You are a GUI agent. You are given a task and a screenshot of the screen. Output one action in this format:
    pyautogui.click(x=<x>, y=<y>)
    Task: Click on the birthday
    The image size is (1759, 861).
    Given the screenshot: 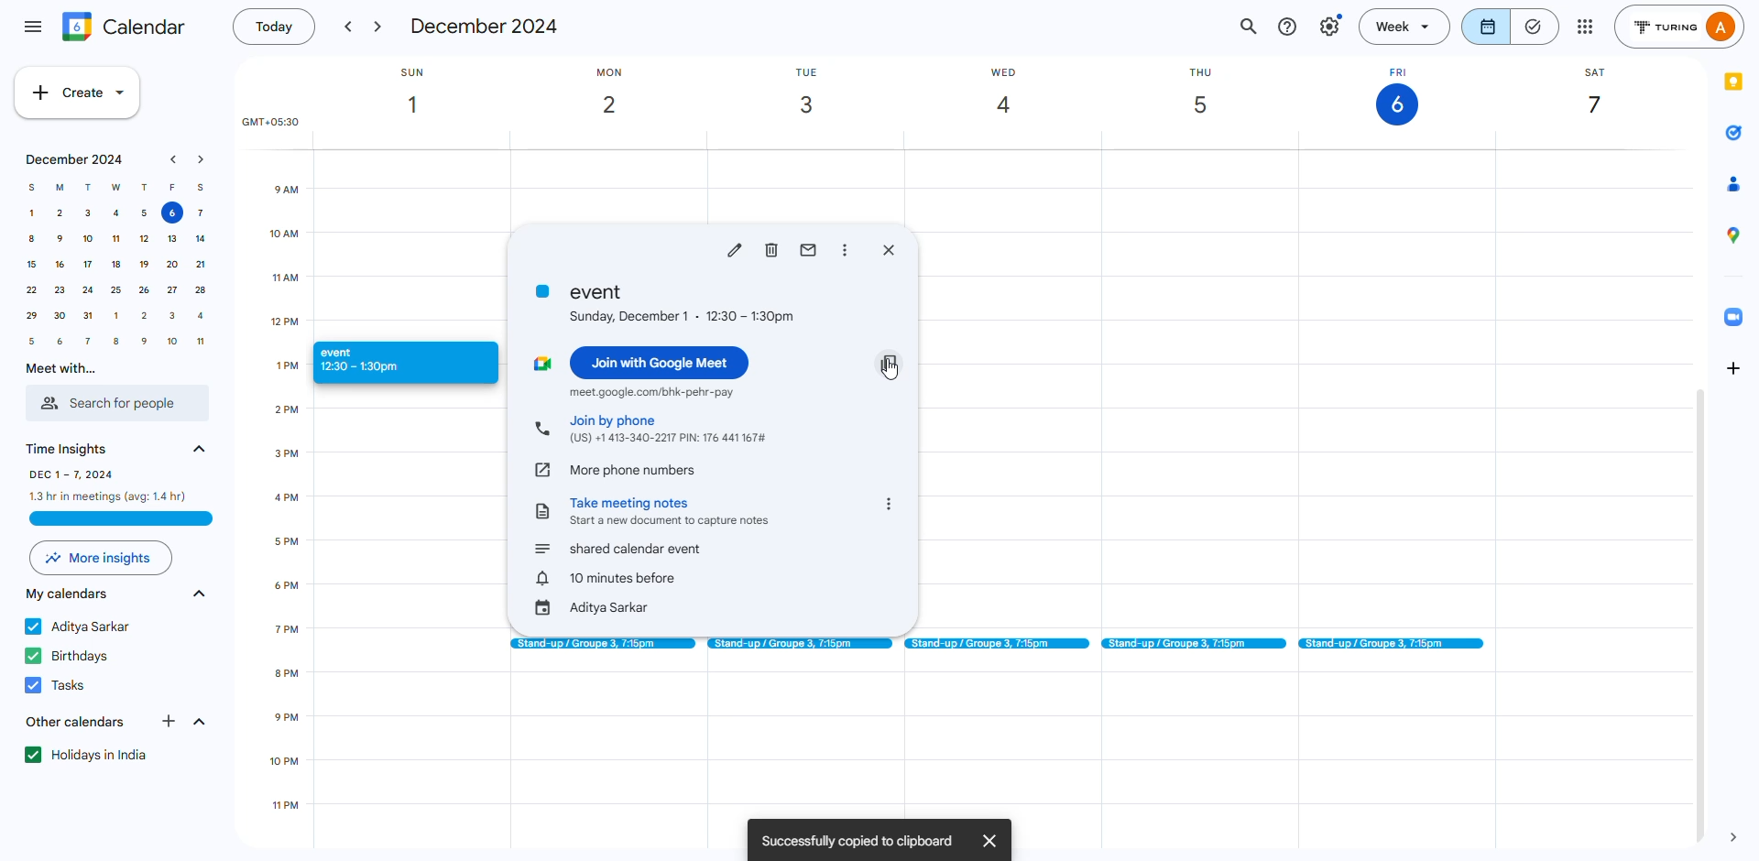 What is the action you would take?
    pyautogui.click(x=72, y=656)
    